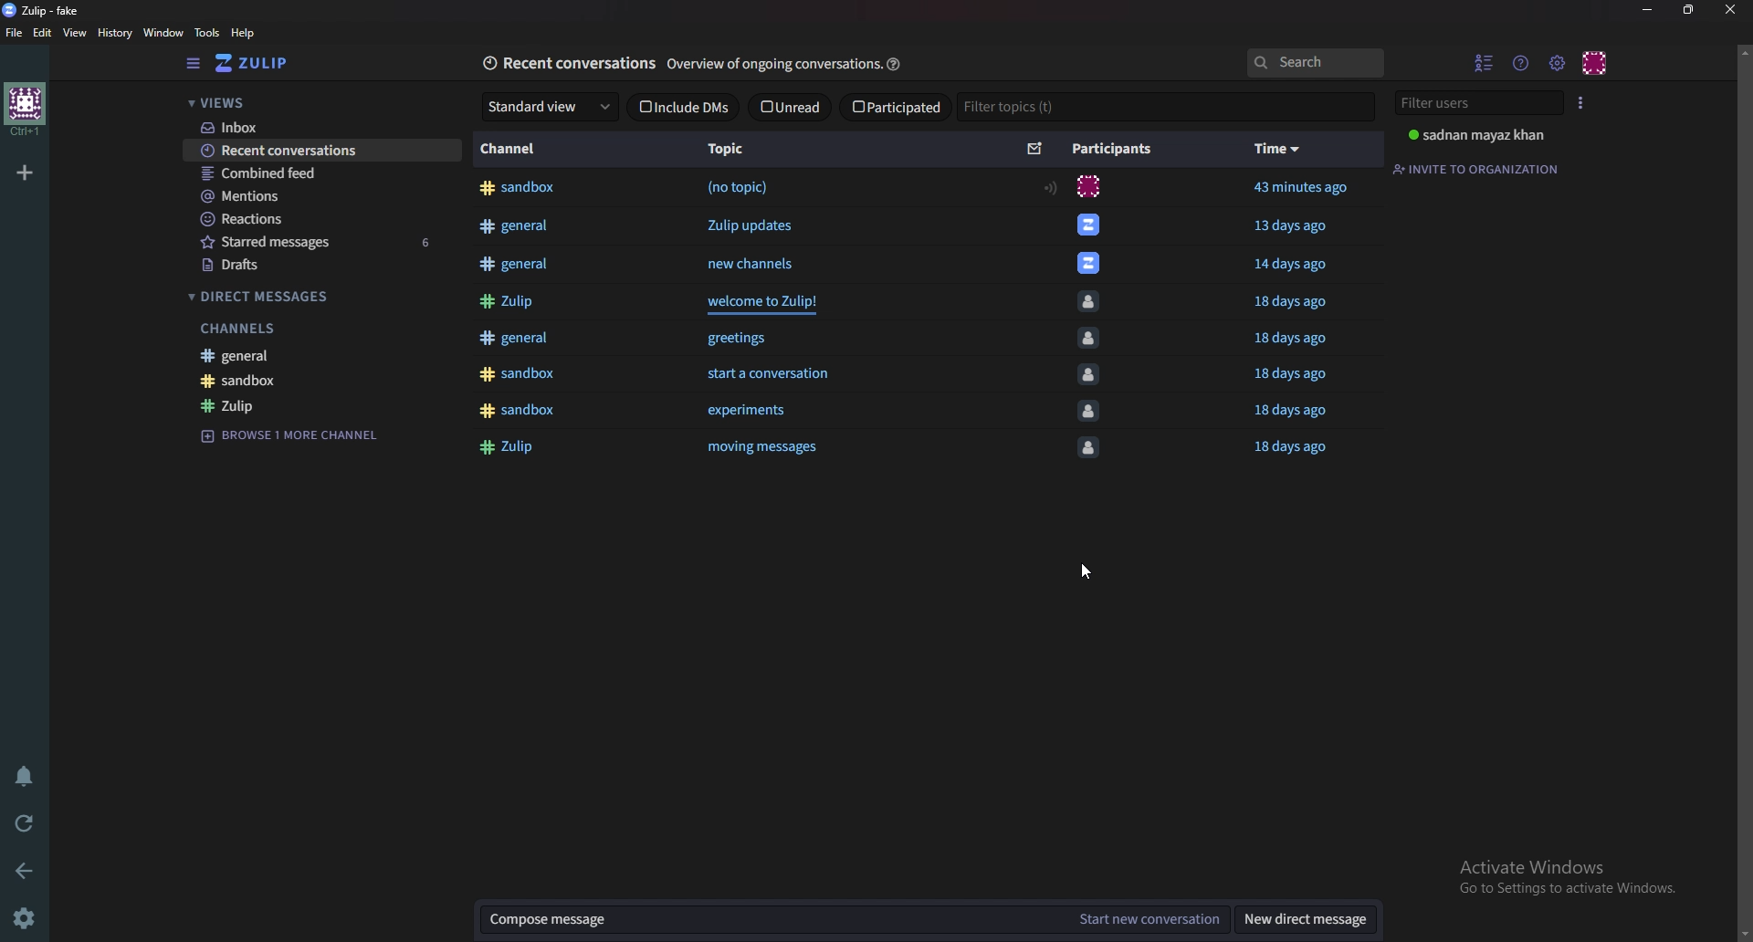 This screenshot has height=942, width=1753. Describe the element at coordinates (523, 379) in the screenshot. I see `#sandbox` at that location.